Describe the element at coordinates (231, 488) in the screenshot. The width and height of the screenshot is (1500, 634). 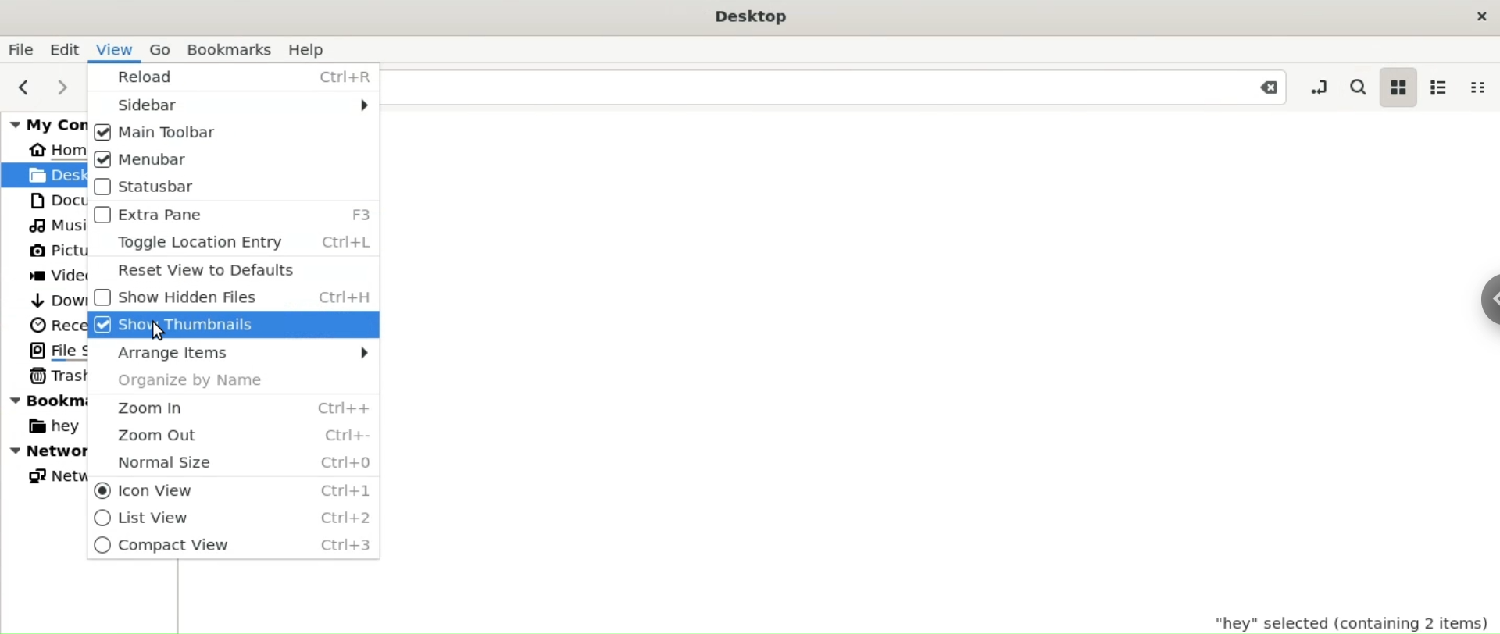
I see `Icon View` at that location.